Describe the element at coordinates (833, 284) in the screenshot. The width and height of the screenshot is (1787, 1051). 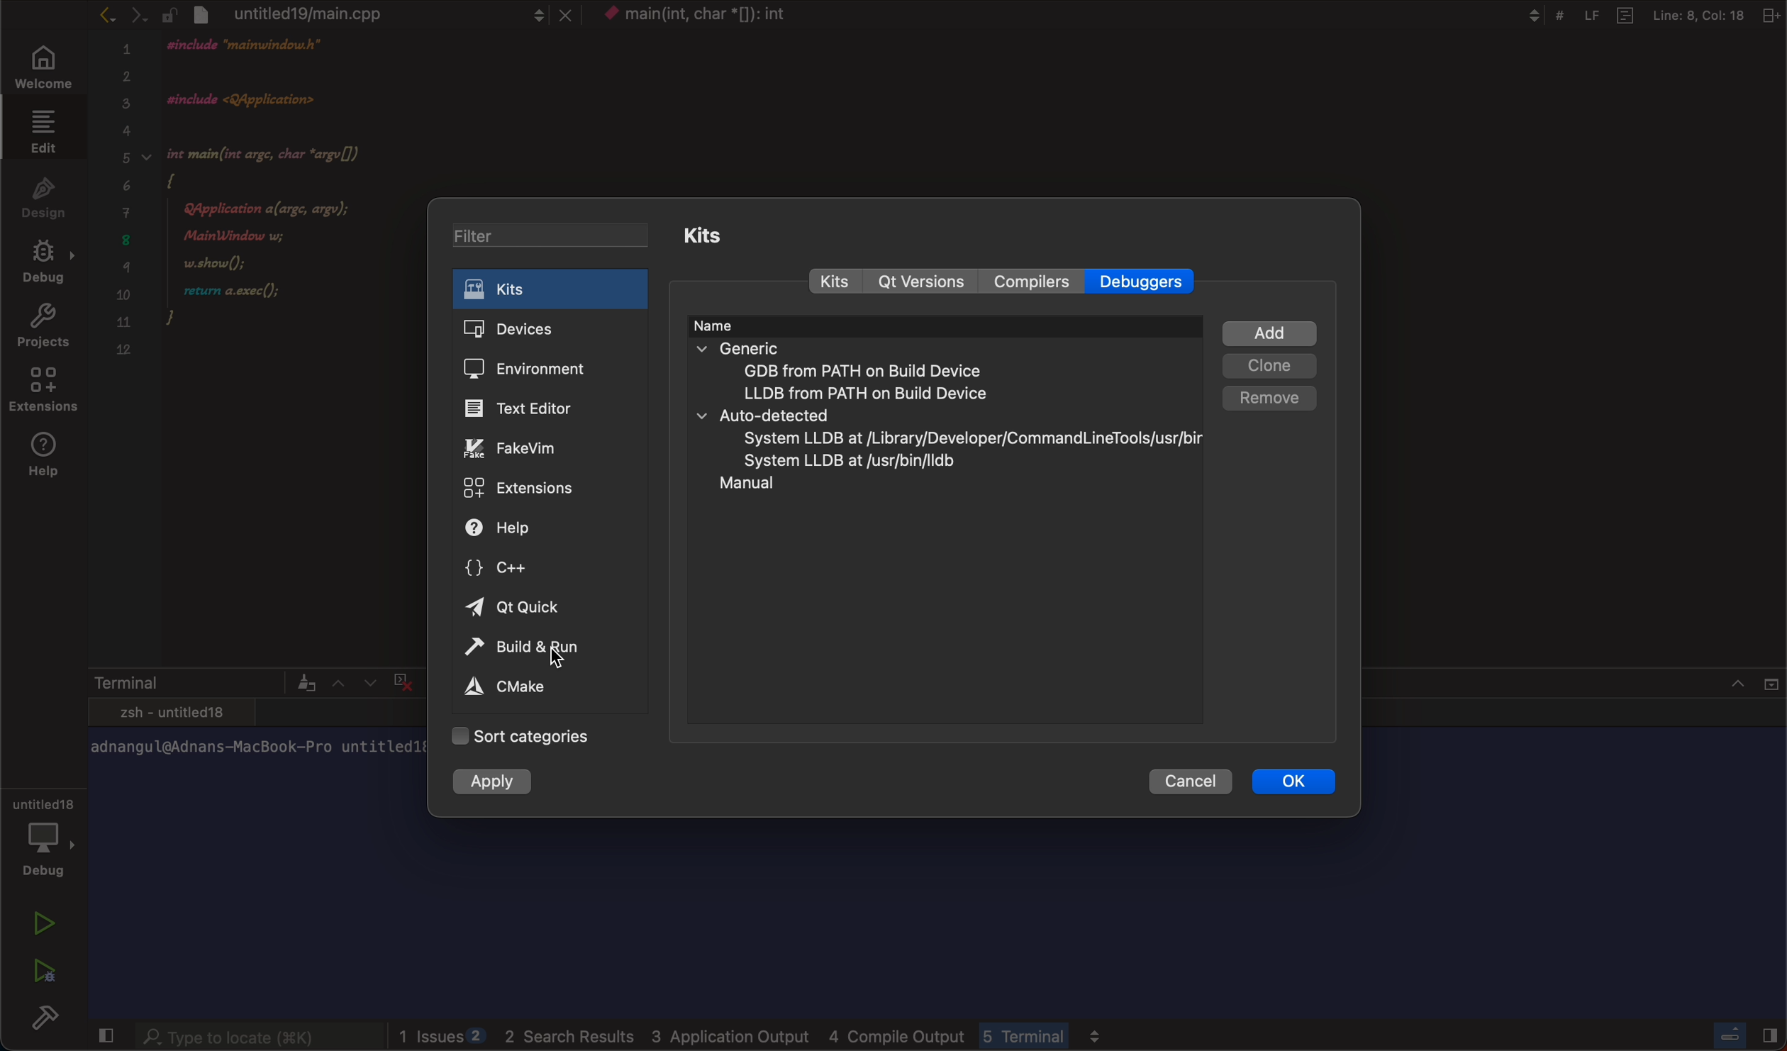
I see `kits` at that location.